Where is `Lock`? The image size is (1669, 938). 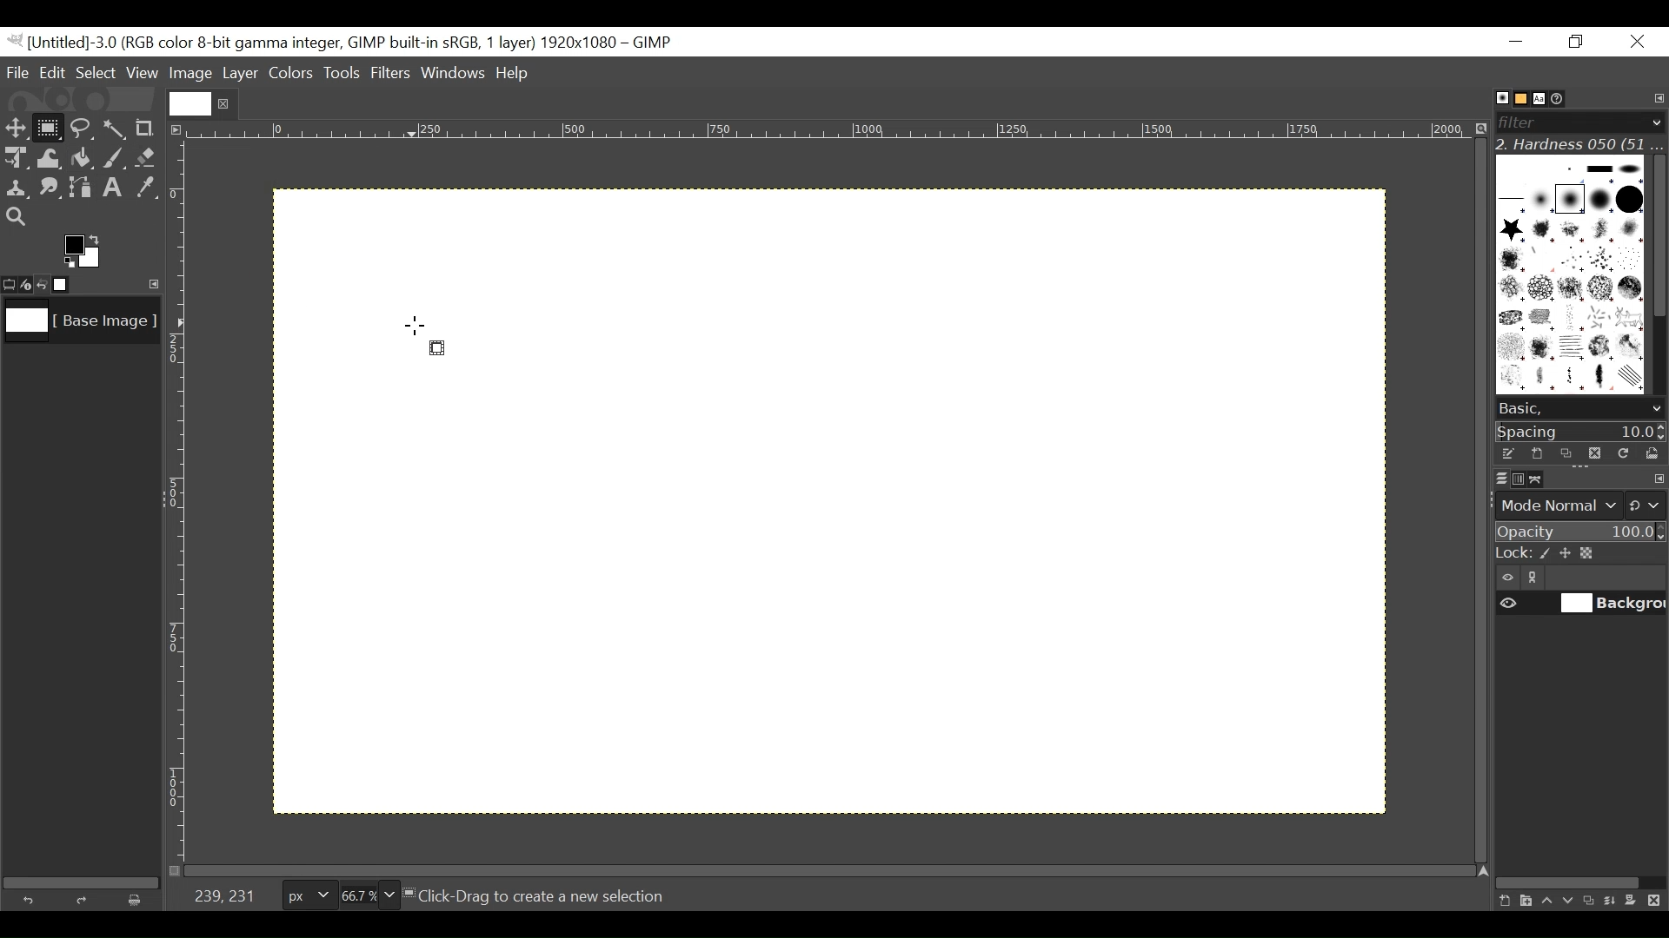
Lock is located at coordinates (1579, 554).